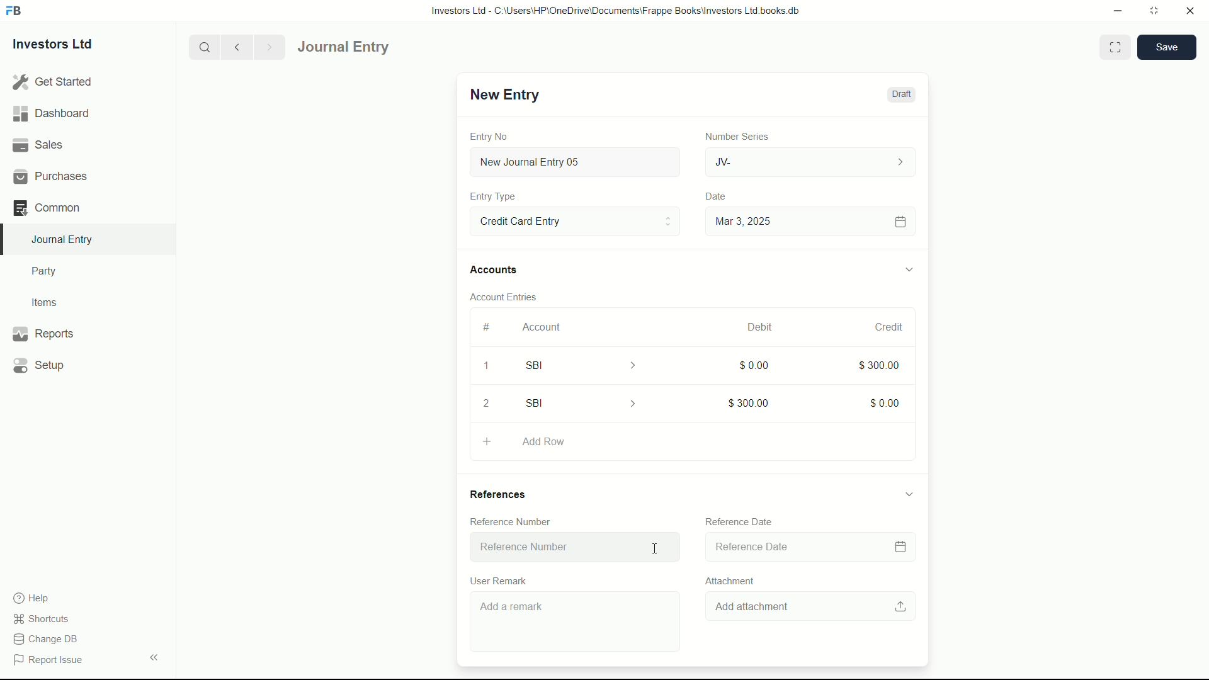  Describe the element at coordinates (812, 161) in the screenshot. I see `JV` at that location.